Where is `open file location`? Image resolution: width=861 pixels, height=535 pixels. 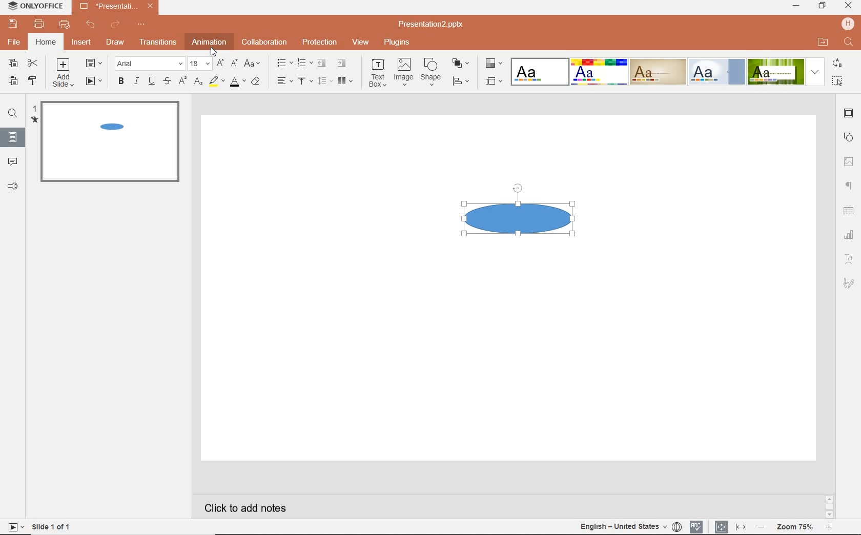
open file location is located at coordinates (825, 42).